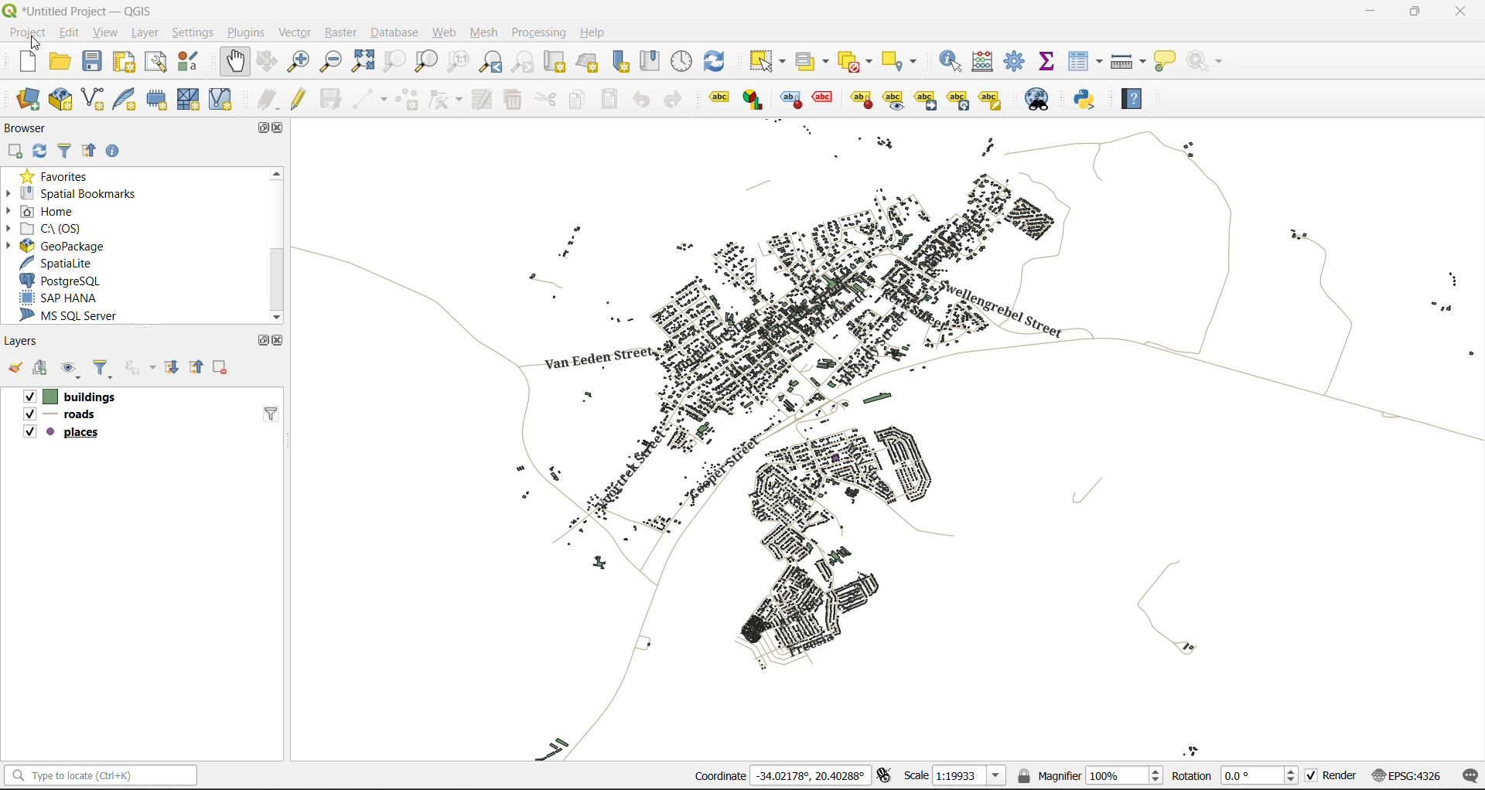  I want to click on close, so click(275, 340).